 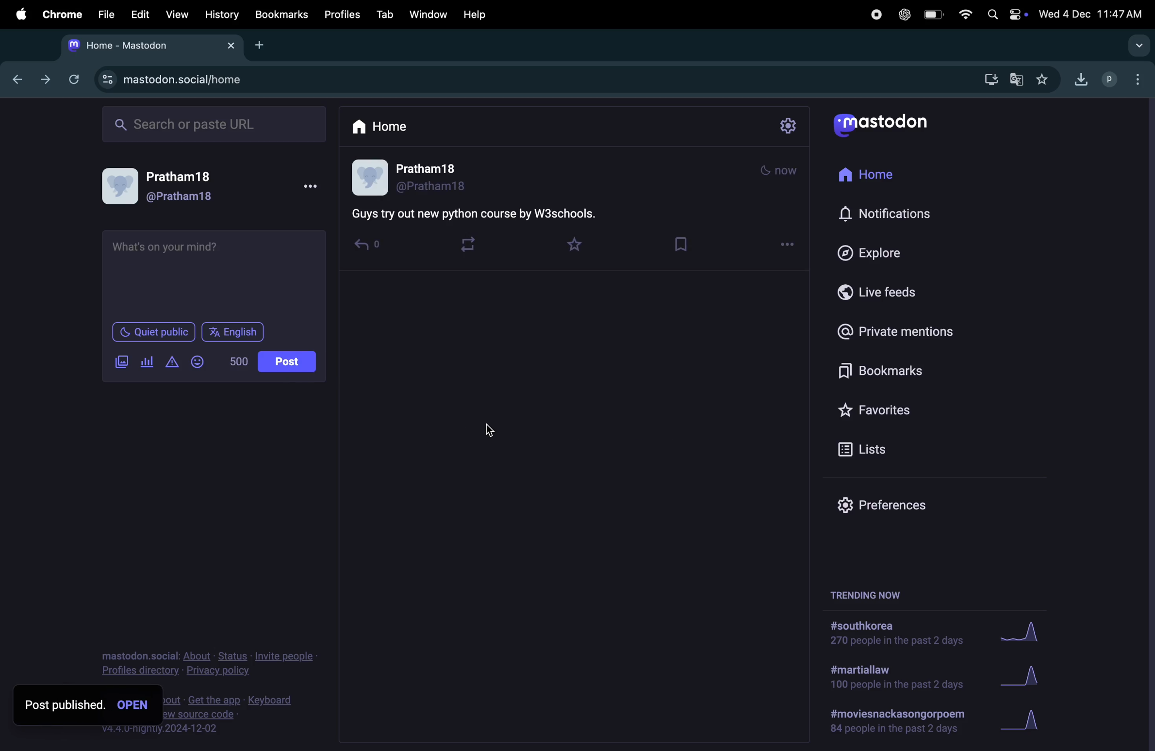 What do you see at coordinates (885, 215) in the screenshot?
I see `notifications` at bounding box center [885, 215].